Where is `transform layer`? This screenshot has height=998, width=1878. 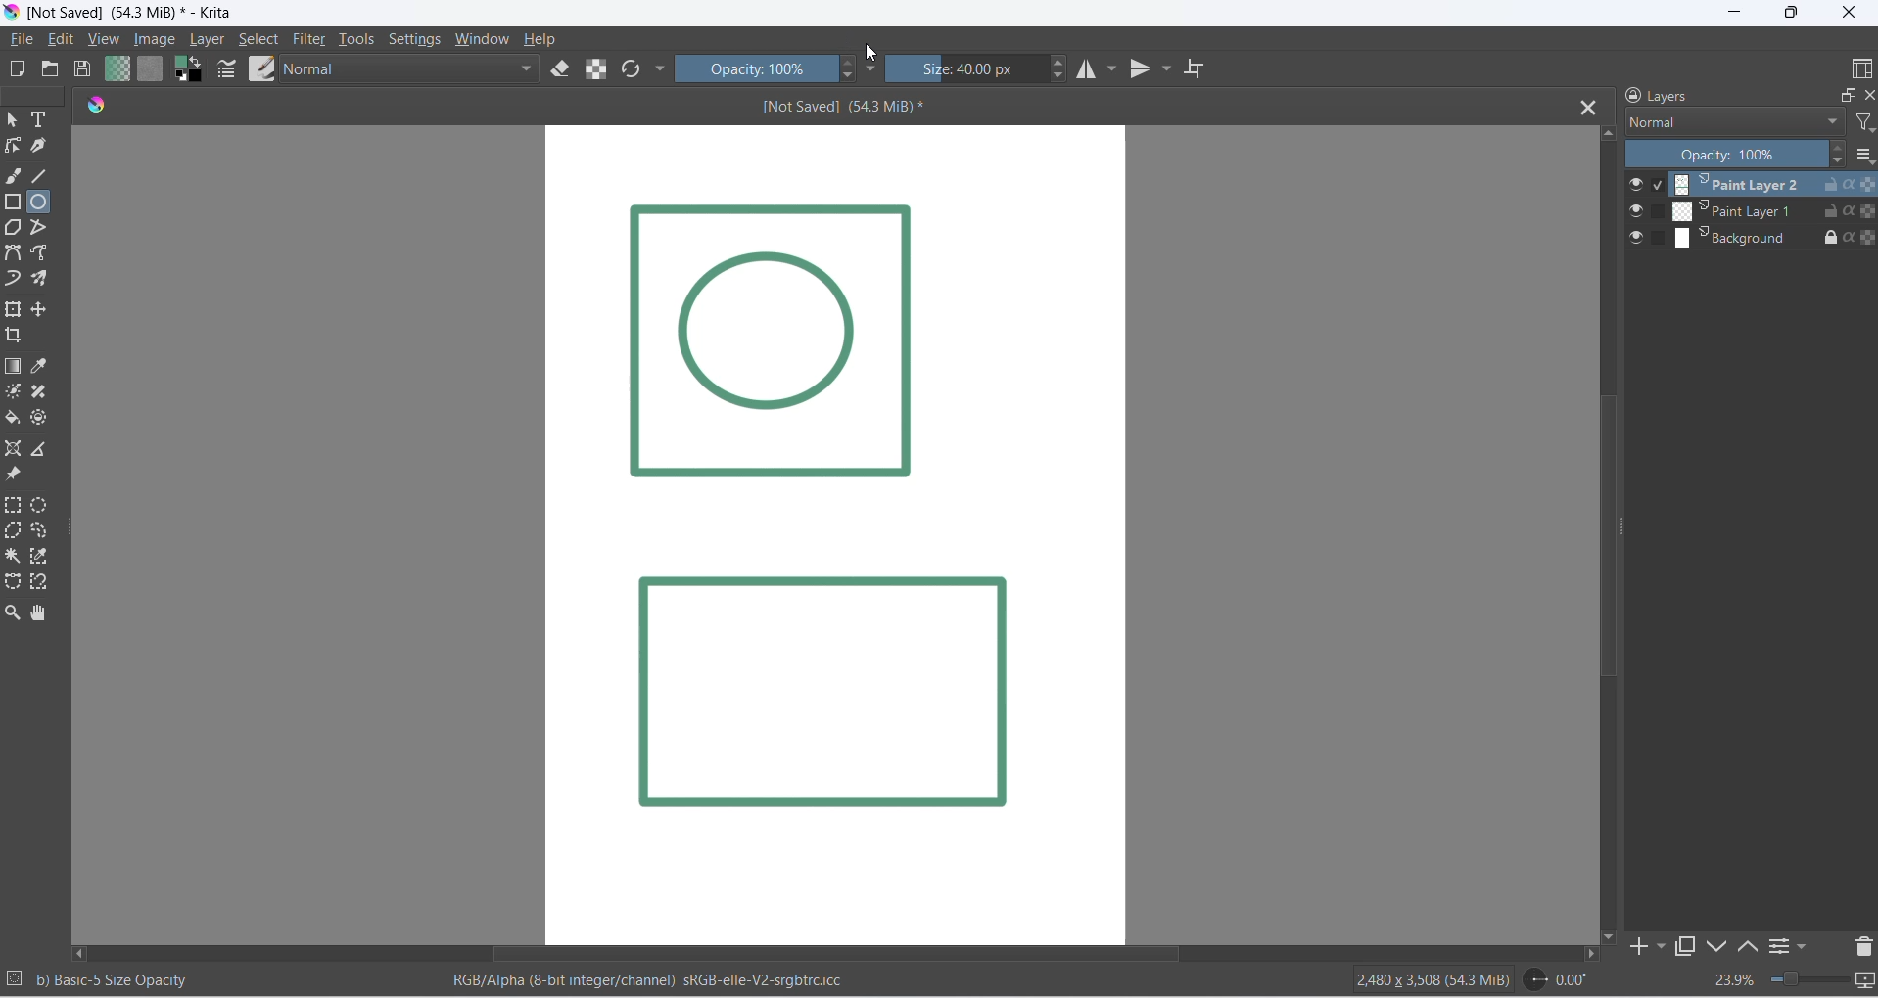 transform layer is located at coordinates (13, 308).